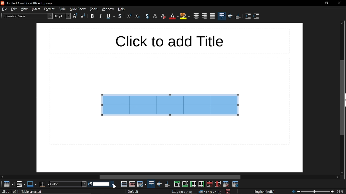  I want to click on current zoom, so click(341, 191).